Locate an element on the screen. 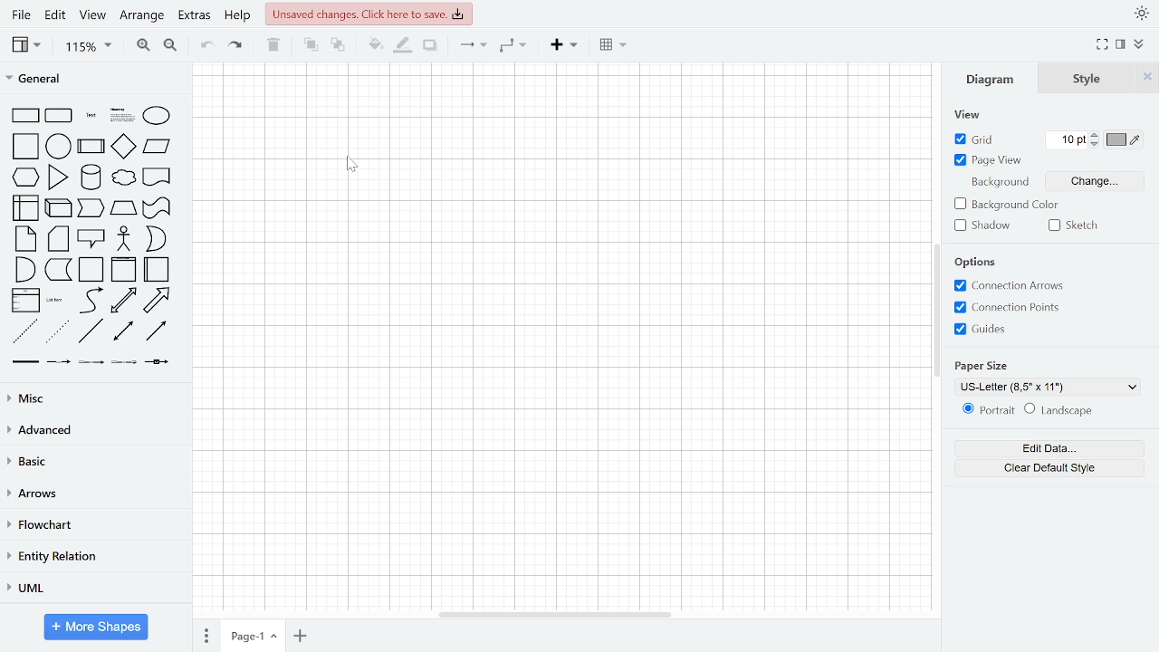  grid color is located at coordinates (1127, 139).